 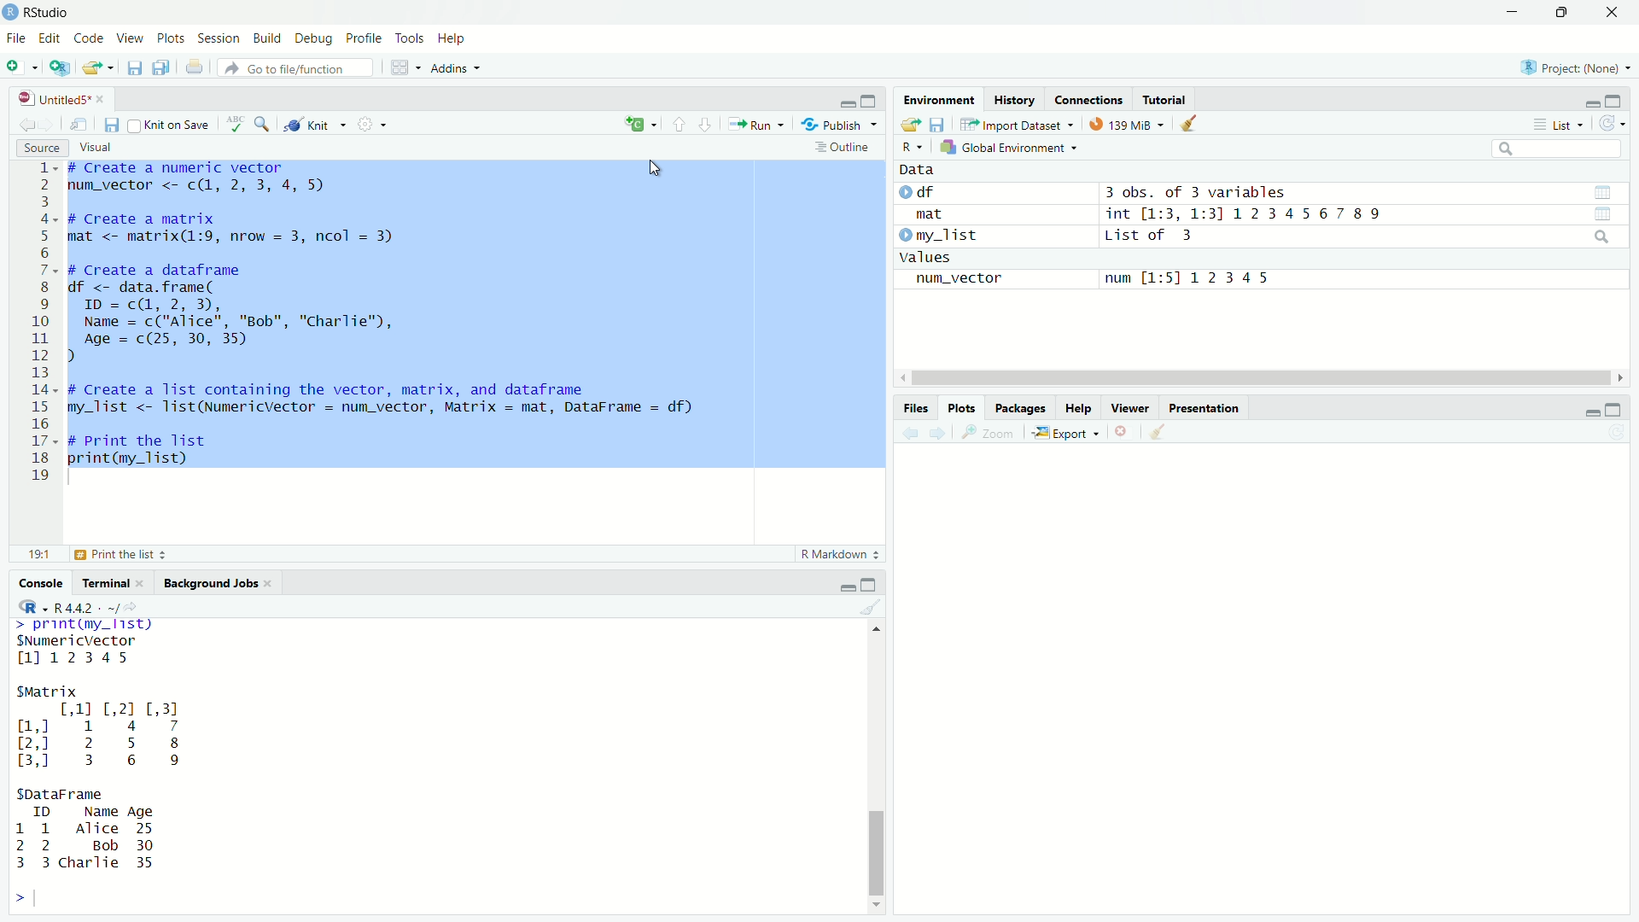 What do you see at coordinates (844, 557) in the screenshot?
I see `R Markdown +` at bounding box center [844, 557].